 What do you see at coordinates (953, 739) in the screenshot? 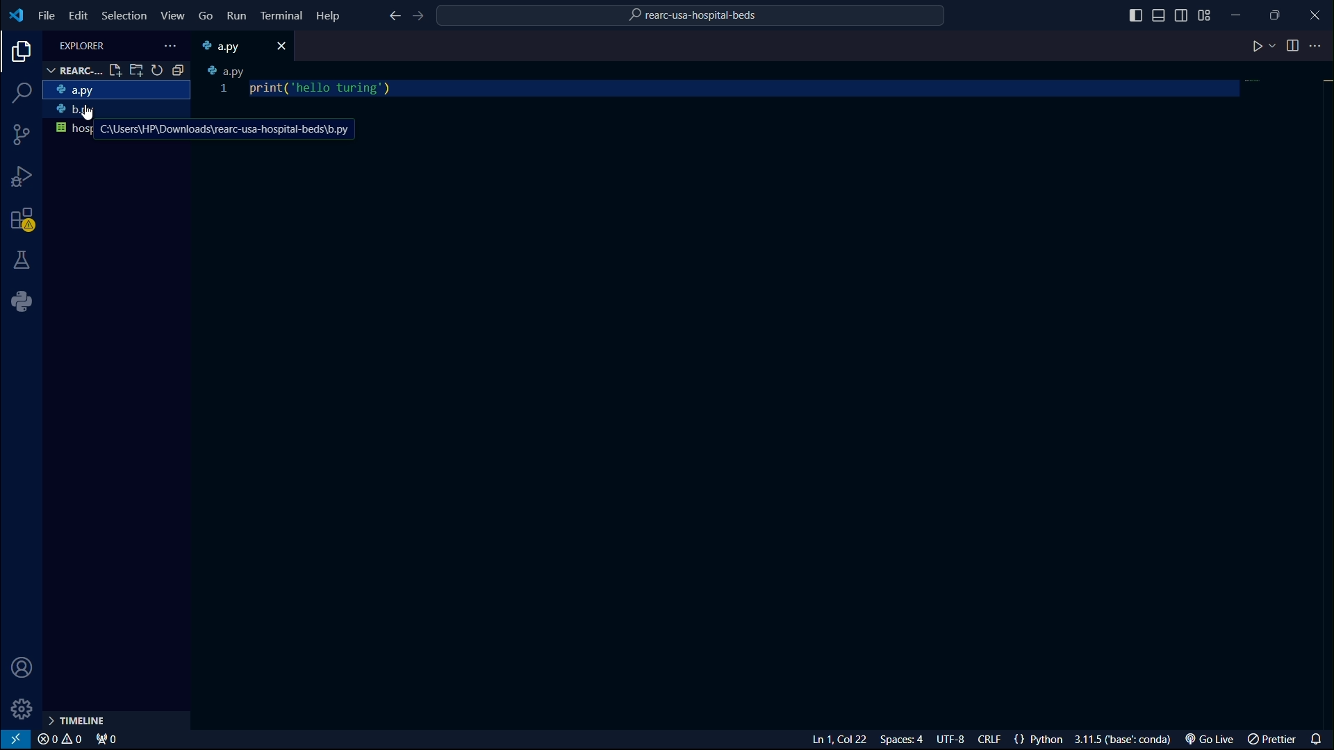
I see `UTF-8` at bounding box center [953, 739].